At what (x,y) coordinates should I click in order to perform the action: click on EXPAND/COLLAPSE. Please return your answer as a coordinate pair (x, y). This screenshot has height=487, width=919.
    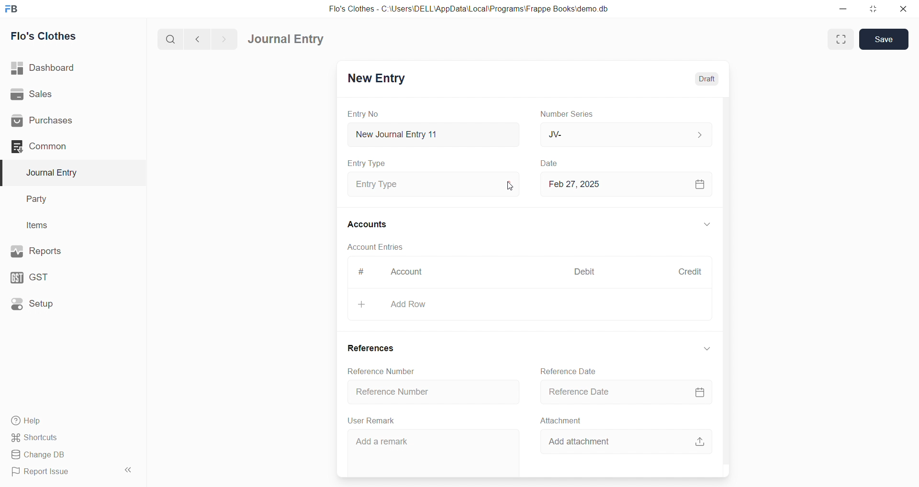
    Looking at the image, I should click on (706, 224).